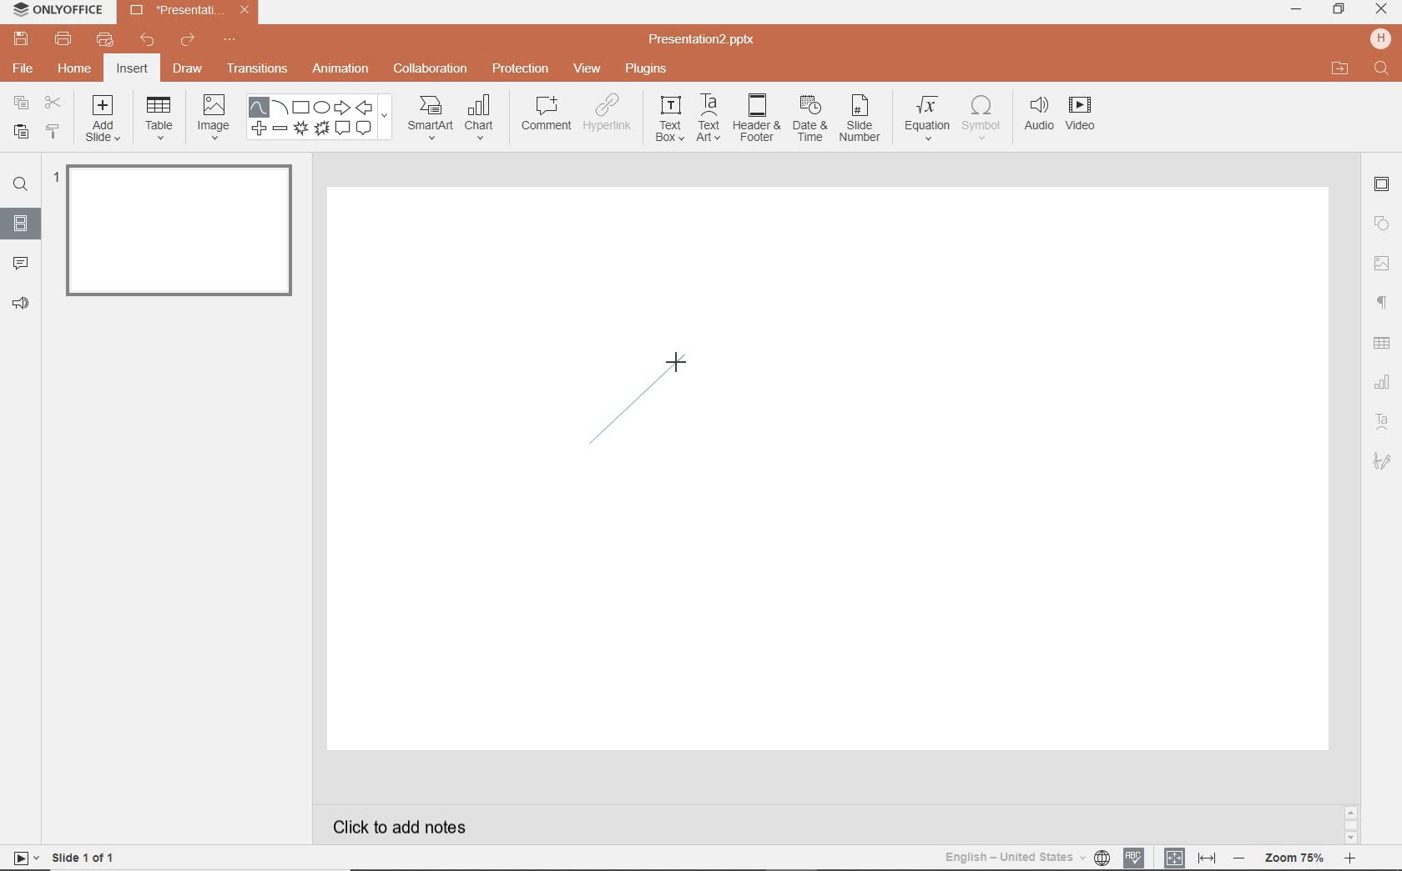  I want to click on HP, so click(1379, 38).